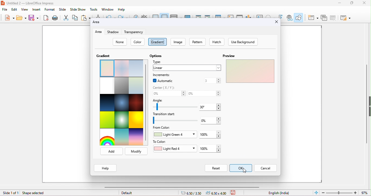 This screenshot has width=371, height=196. Describe the element at coordinates (212, 81) in the screenshot. I see `3` at that location.